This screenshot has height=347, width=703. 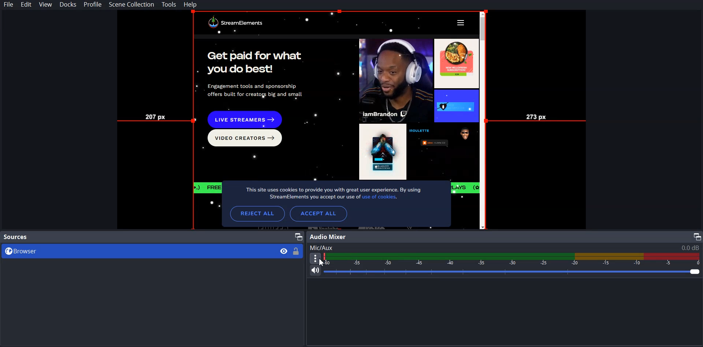 What do you see at coordinates (513, 271) in the screenshot?
I see `Volume Adjuster` at bounding box center [513, 271].